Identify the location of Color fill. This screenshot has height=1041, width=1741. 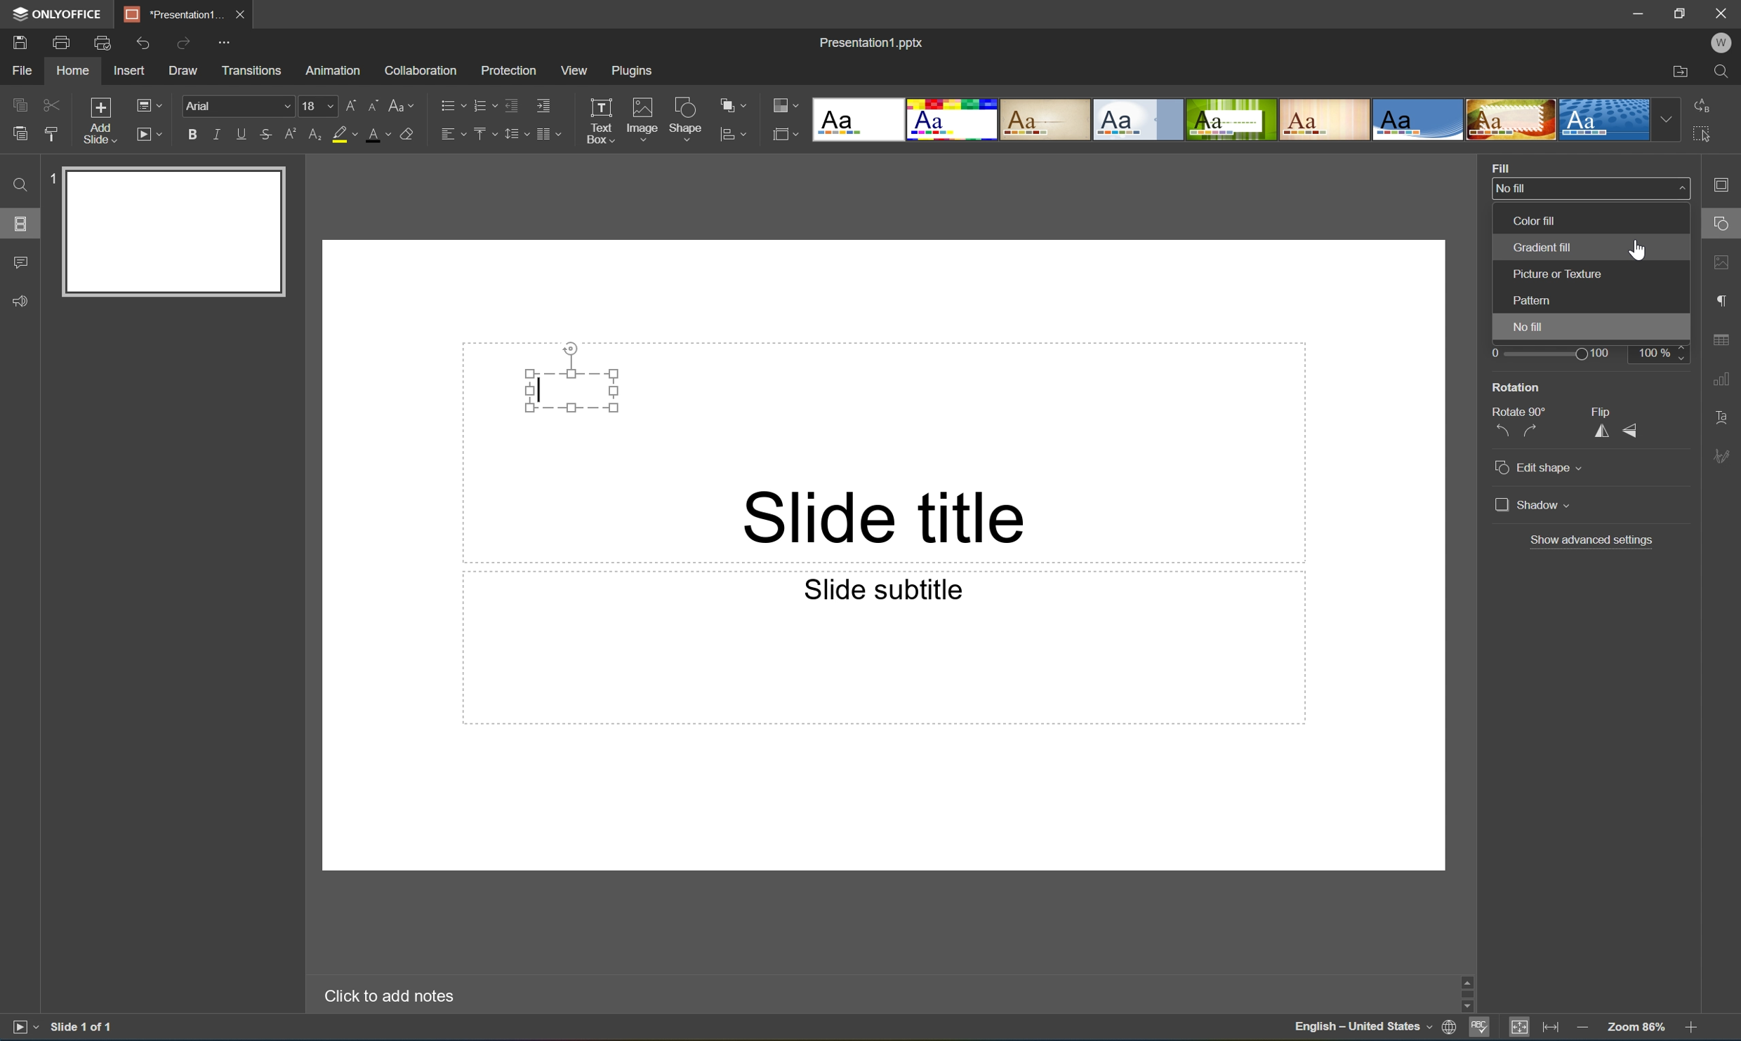
(1535, 218).